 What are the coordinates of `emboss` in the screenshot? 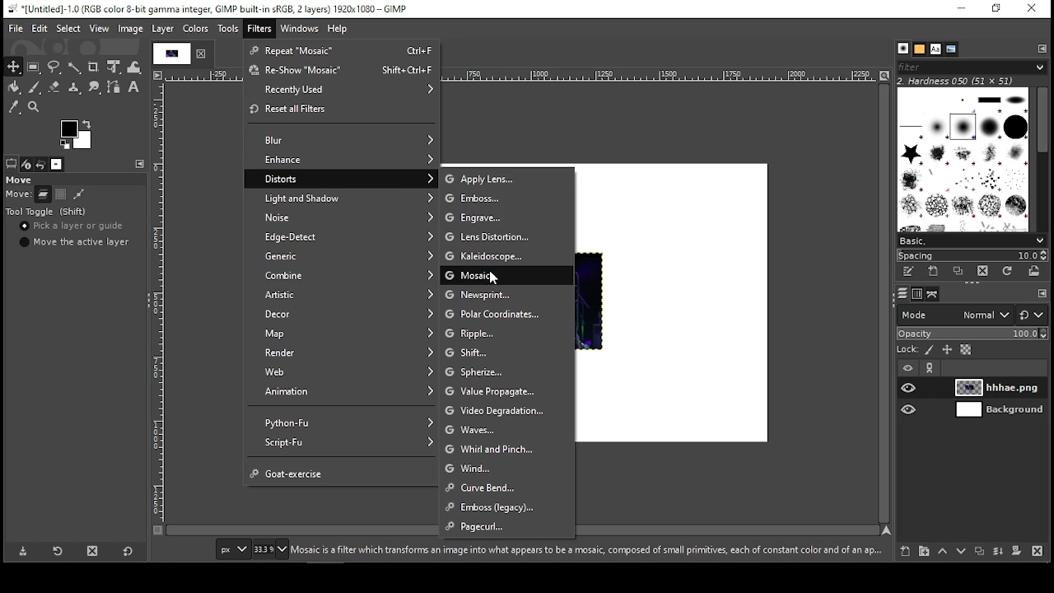 It's located at (507, 198).